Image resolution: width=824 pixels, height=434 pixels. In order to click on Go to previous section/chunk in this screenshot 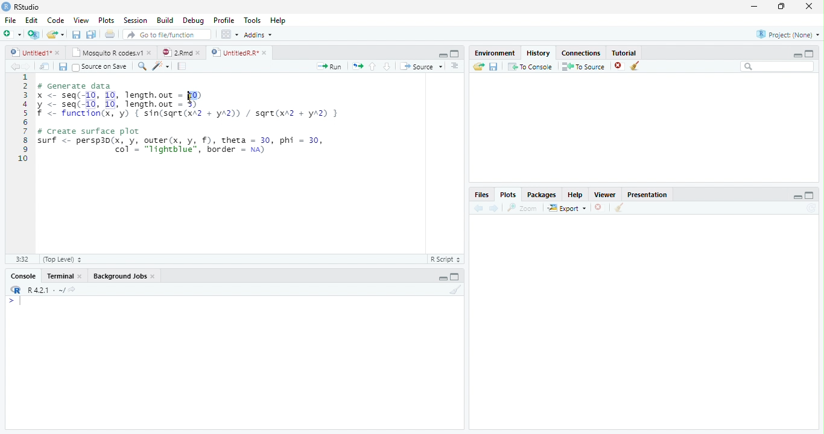, I will do `click(372, 66)`.